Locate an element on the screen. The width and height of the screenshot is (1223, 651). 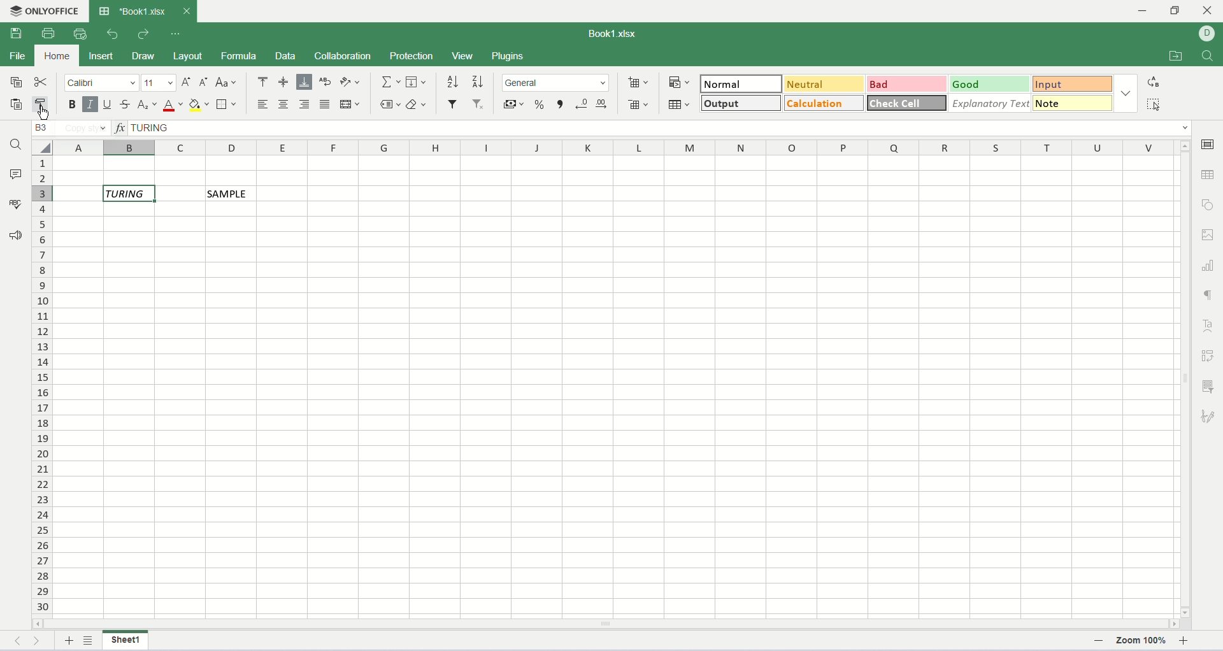
justified is located at coordinates (325, 104).